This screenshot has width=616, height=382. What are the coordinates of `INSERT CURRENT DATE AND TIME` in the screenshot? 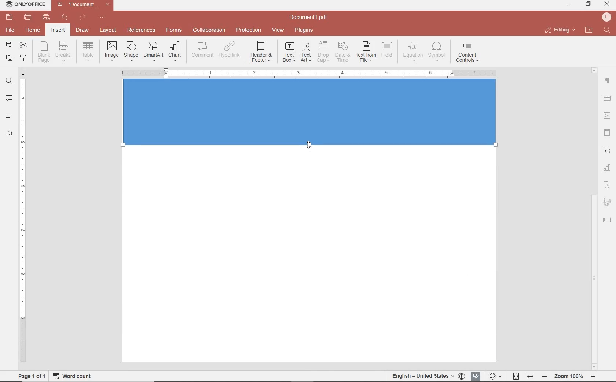 It's located at (342, 52).